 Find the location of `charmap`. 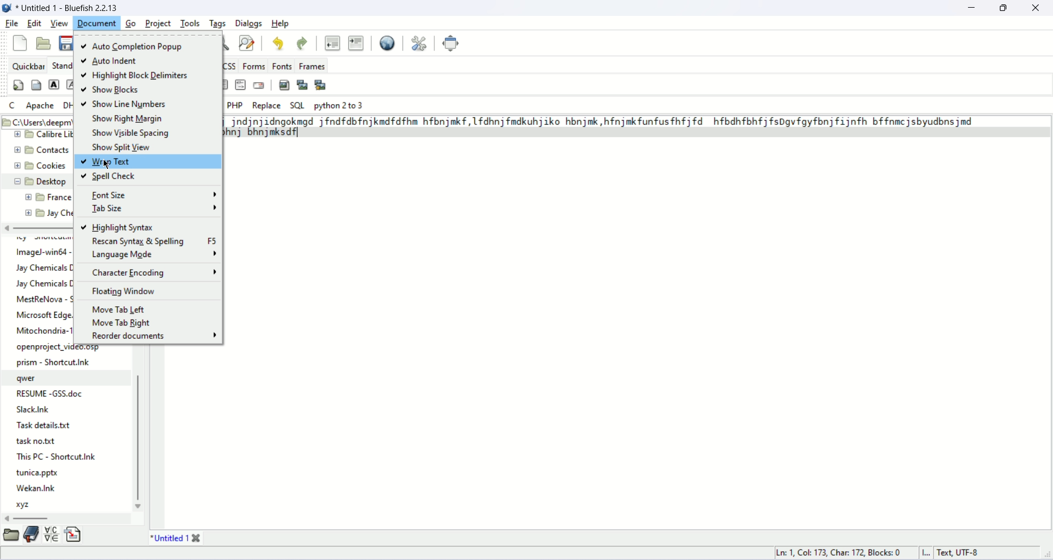

charmap is located at coordinates (50, 535).